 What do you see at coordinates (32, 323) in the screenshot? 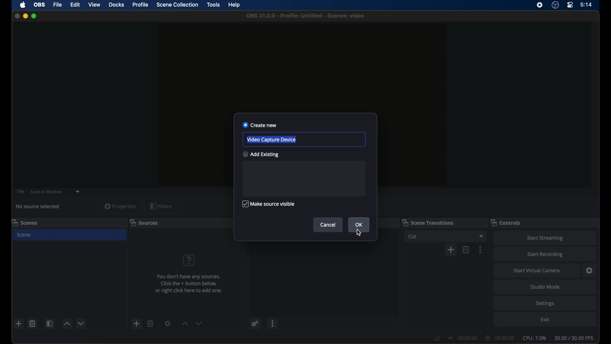
I see `delete` at bounding box center [32, 323].